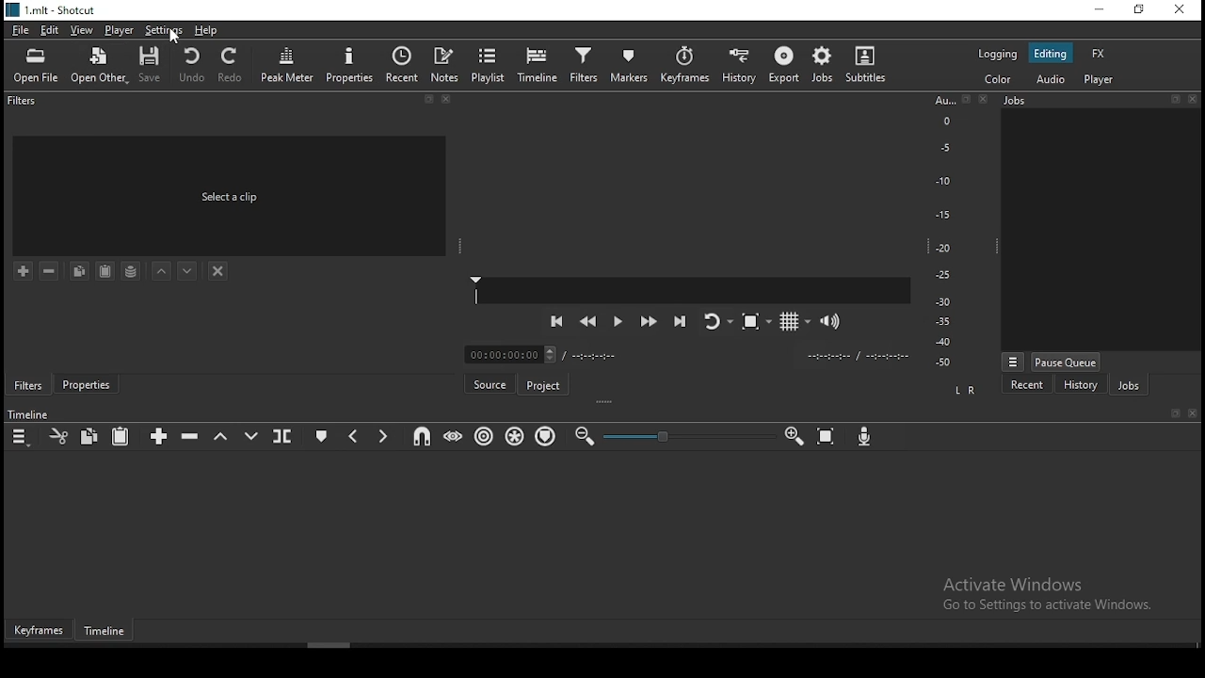 This screenshot has width=1205, height=678. What do you see at coordinates (515, 437) in the screenshot?
I see `ripple all tracks` at bounding box center [515, 437].